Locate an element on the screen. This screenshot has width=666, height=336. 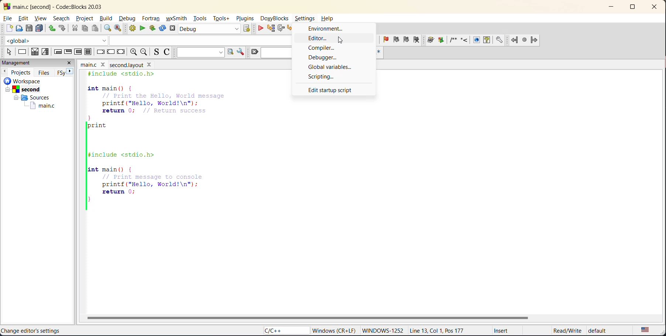
code editor is located at coordinates (166, 141).